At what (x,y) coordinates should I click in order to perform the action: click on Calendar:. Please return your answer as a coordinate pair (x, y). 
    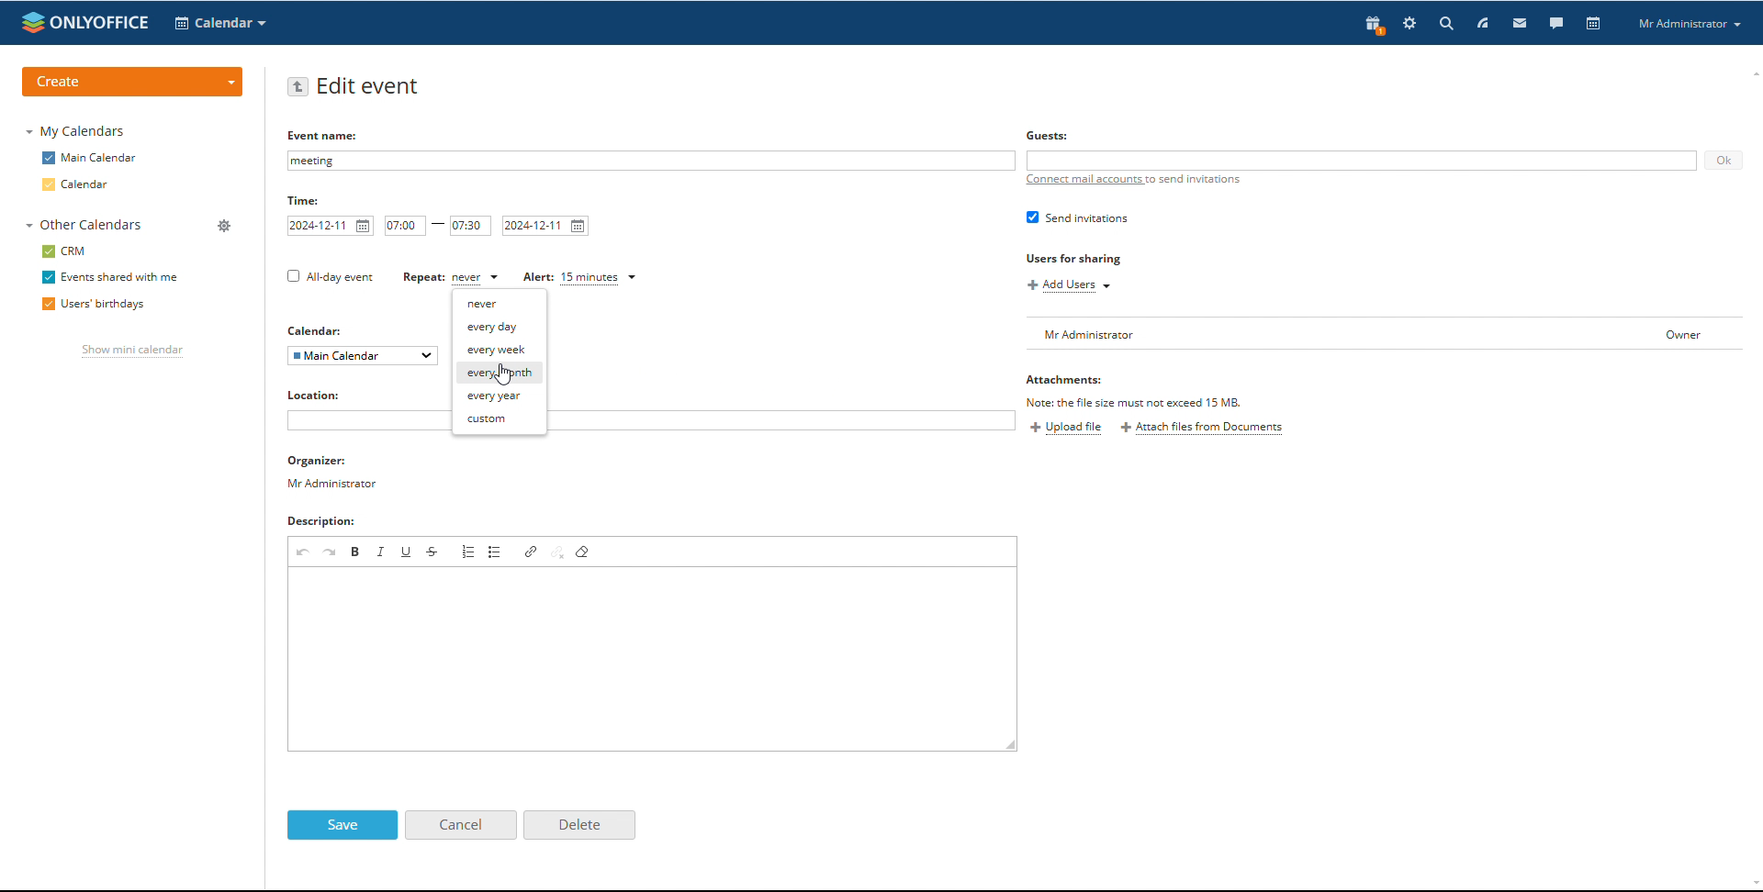
    Looking at the image, I should click on (319, 330).